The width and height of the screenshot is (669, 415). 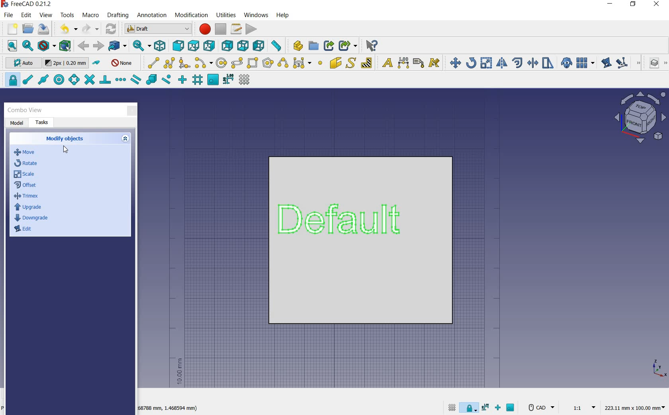 What do you see at coordinates (27, 186) in the screenshot?
I see `offset` at bounding box center [27, 186].